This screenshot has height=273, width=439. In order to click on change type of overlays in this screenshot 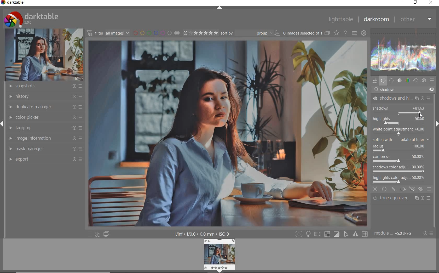, I will do `click(337, 33)`.